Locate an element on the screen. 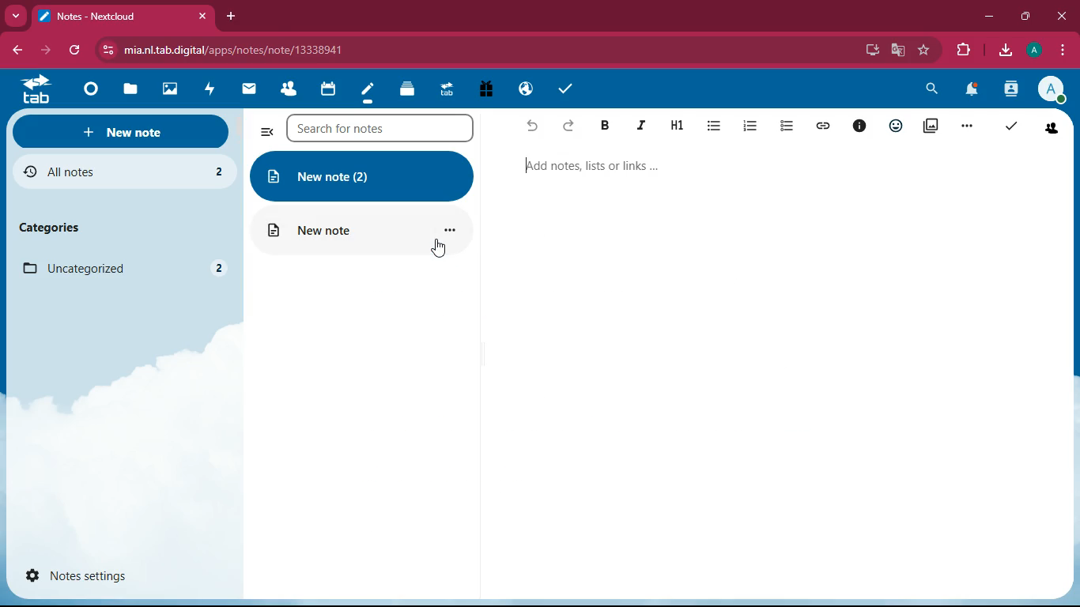 The image size is (1080, 607). check is located at coordinates (1010, 128).